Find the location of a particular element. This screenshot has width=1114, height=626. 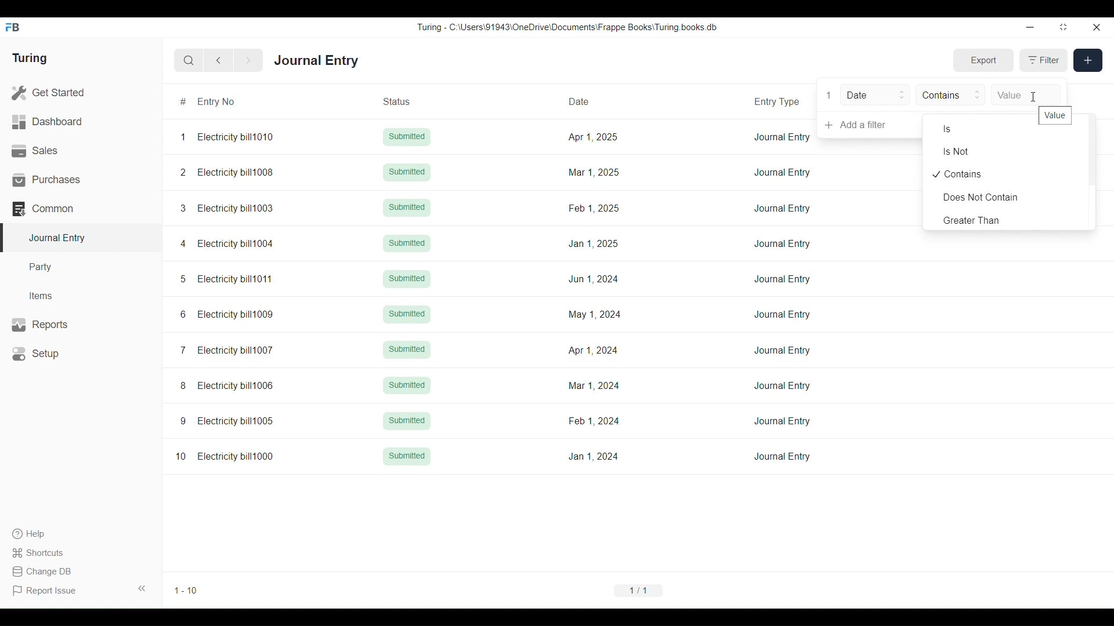

Export is located at coordinates (984, 60).